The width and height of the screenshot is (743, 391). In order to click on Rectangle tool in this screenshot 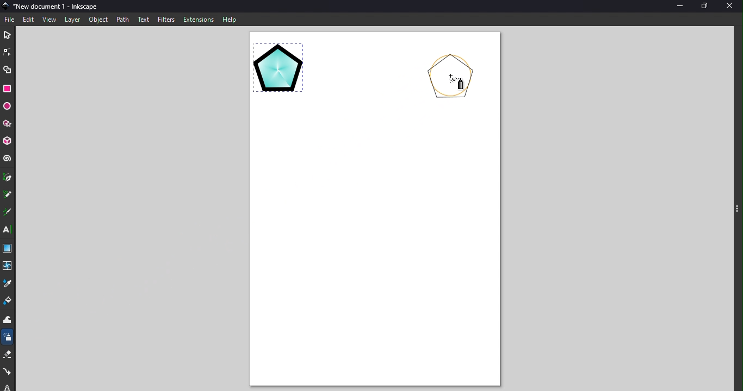, I will do `click(8, 90)`.